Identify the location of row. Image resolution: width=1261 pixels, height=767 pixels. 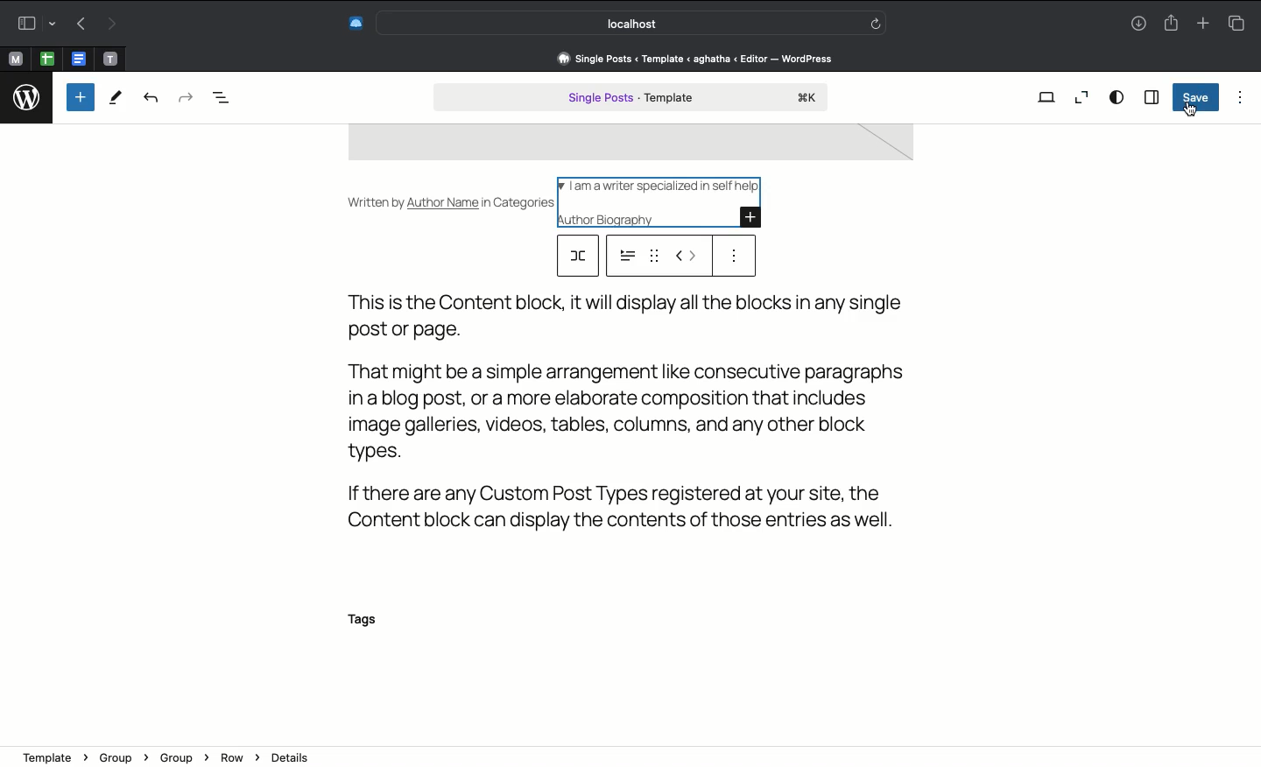
(577, 256).